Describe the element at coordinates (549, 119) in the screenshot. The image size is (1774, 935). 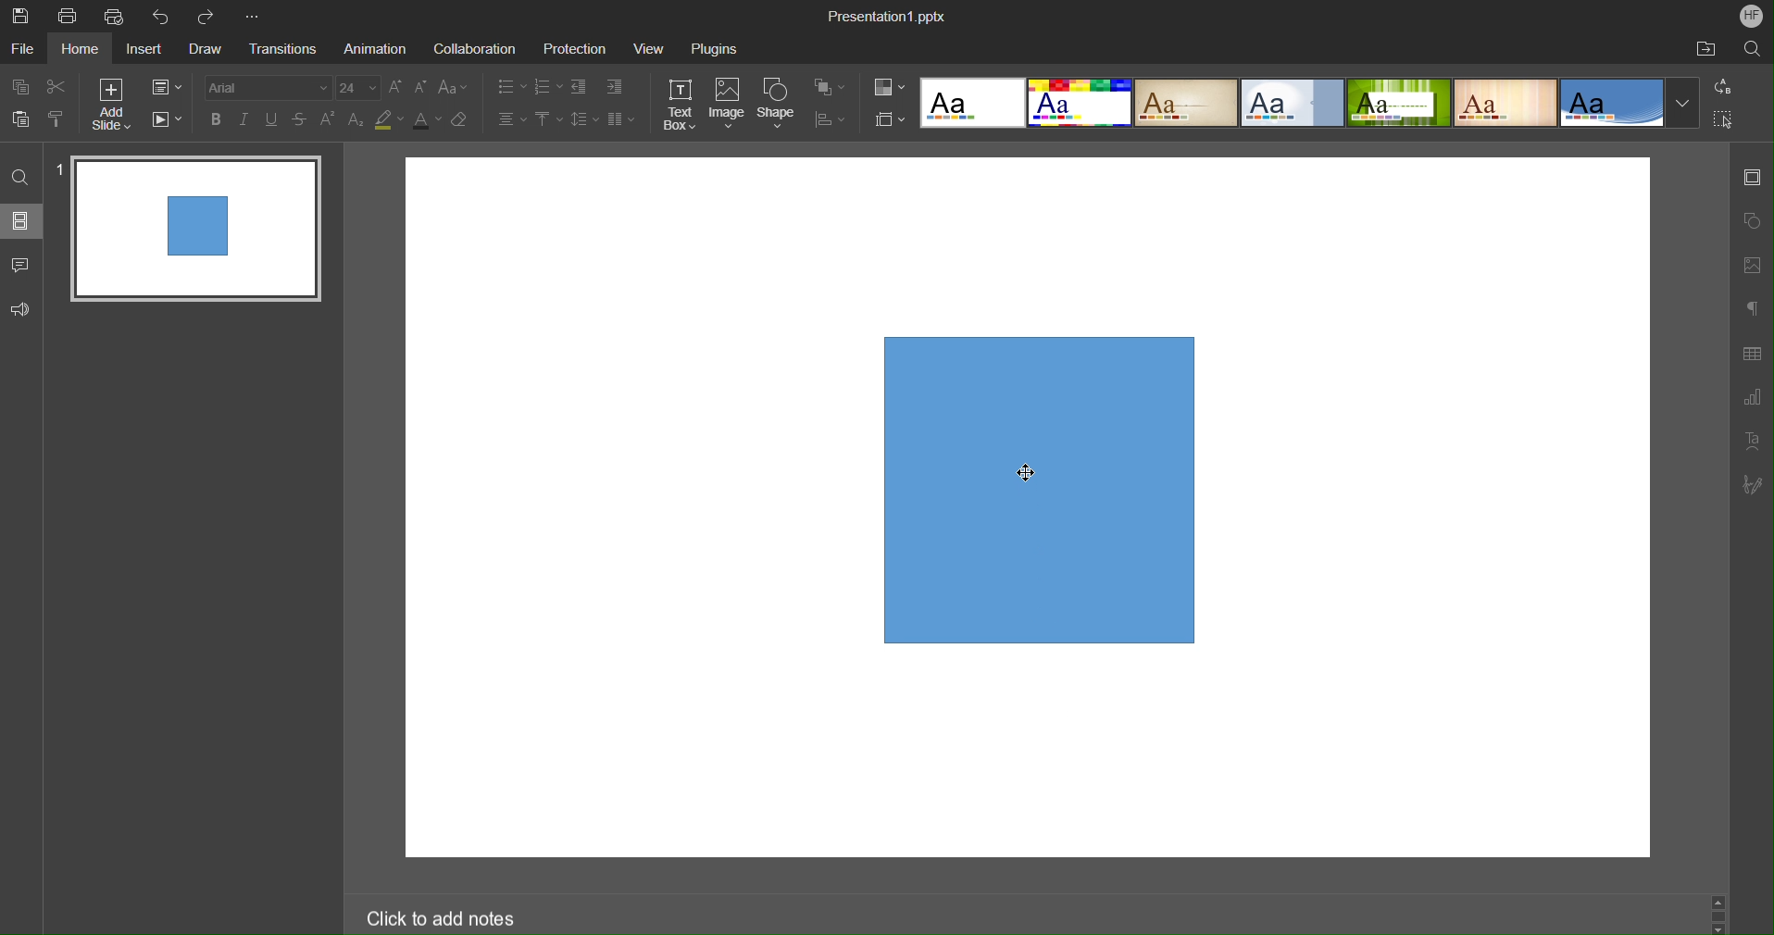
I see `Vertical Align` at that location.